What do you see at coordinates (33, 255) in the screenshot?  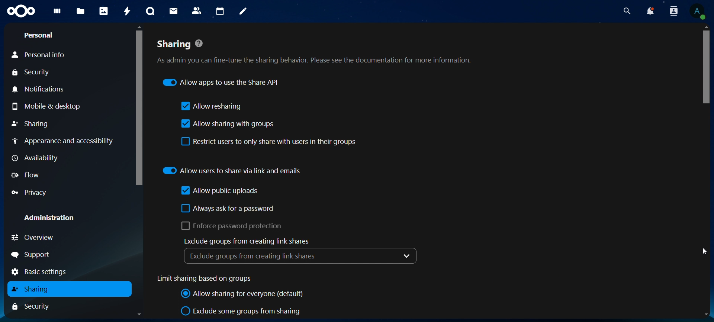 I see `support` at bounding box center [33, 255].